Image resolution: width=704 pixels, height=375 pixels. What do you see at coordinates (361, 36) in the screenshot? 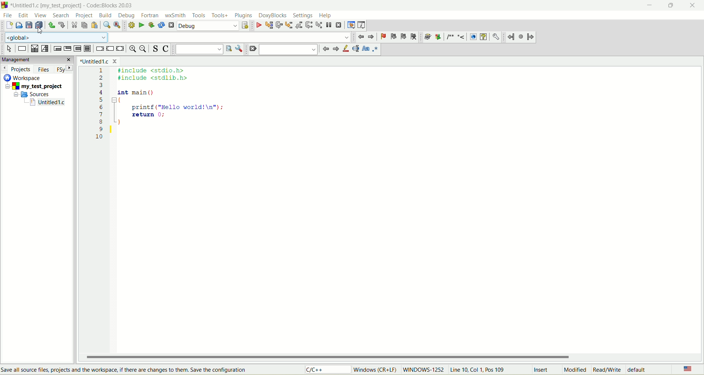
I see `go back` at bounding box center [361, 36].